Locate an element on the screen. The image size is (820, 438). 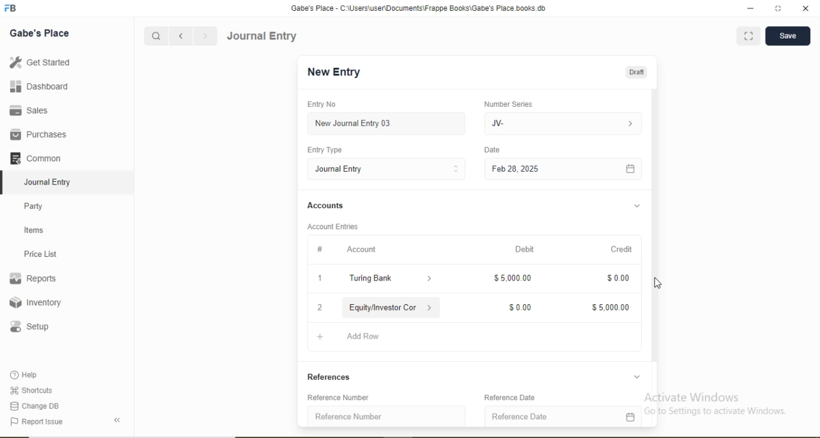
Reference Number is located at coordinates (348, 416).